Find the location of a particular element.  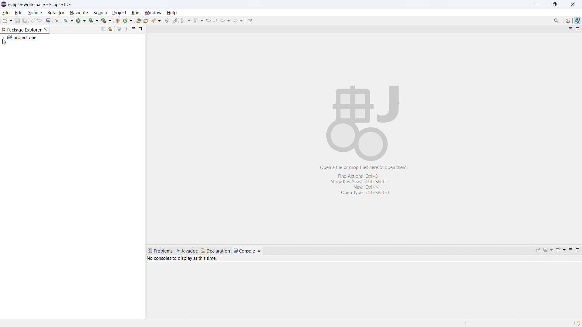

previous edit location is located at coordinates (208, 21).